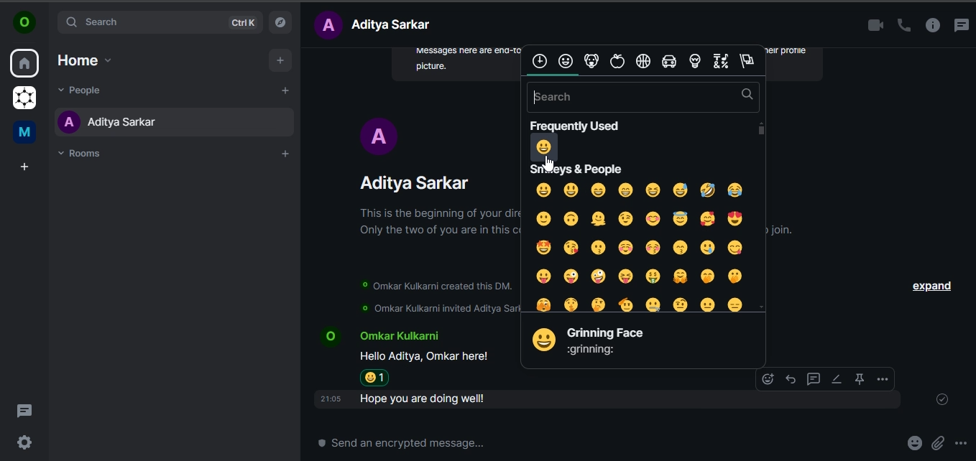 This screenshot has width=976, height=461. Describe the element at coordinates (285, 90) in the screenshot. I see `start chat` at that location.